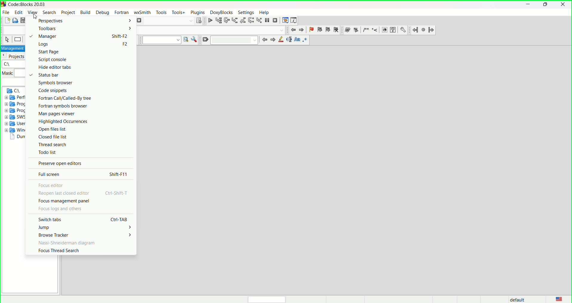 This screenshot has height=303, width=572. I want to click on thread search, so click(52, 144).